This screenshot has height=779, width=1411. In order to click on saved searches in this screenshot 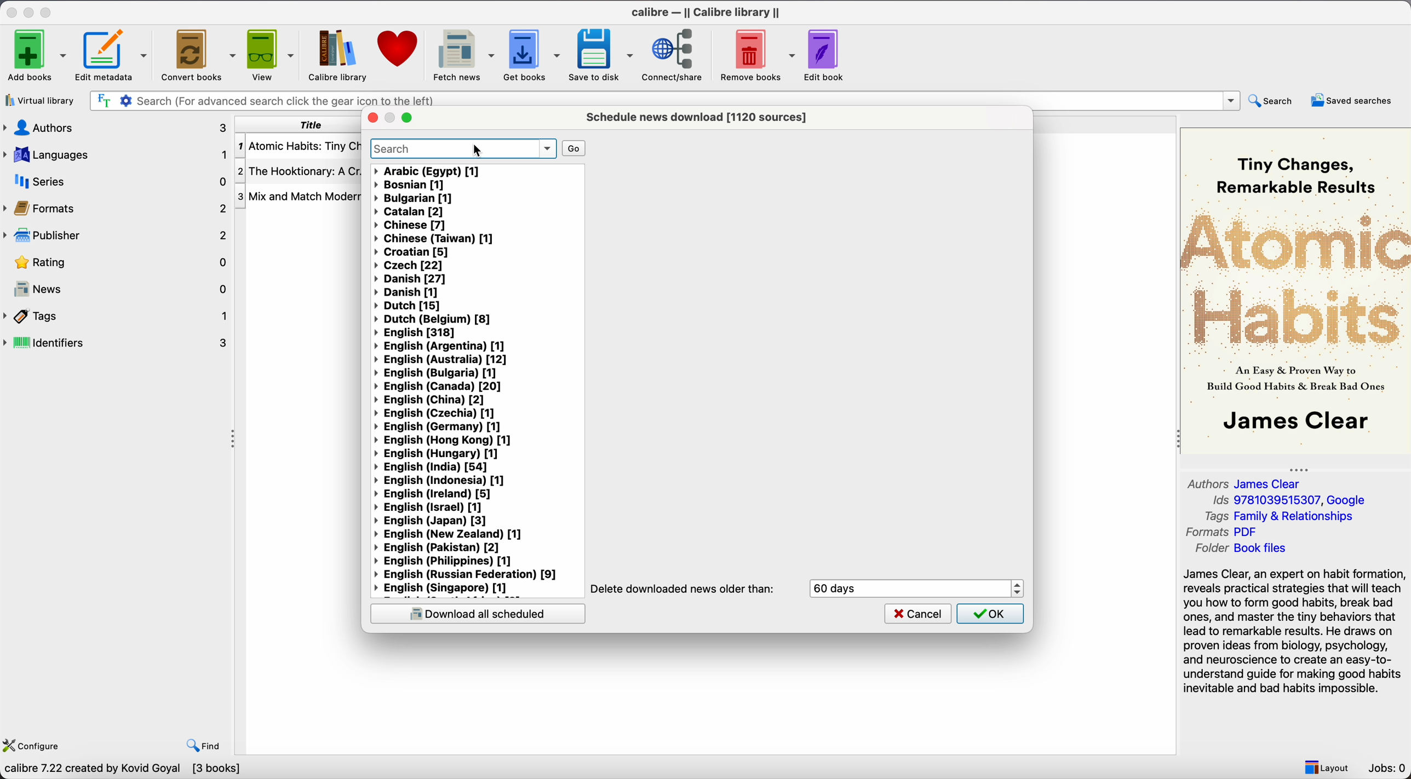, I will do `click(1355, 100)`.